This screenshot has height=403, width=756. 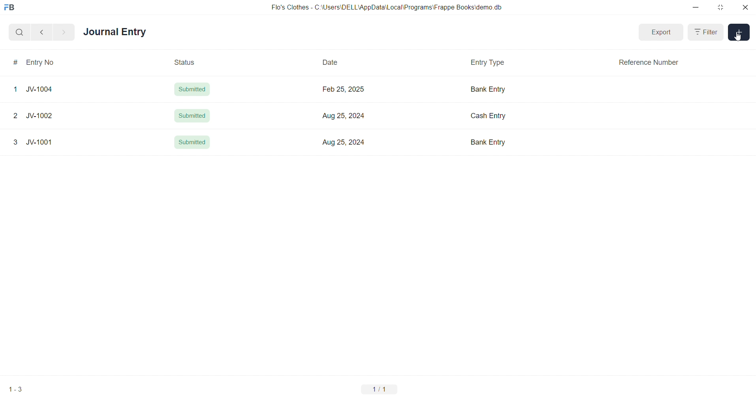 I want to click on Reference Number, so click(x=649, y=63).